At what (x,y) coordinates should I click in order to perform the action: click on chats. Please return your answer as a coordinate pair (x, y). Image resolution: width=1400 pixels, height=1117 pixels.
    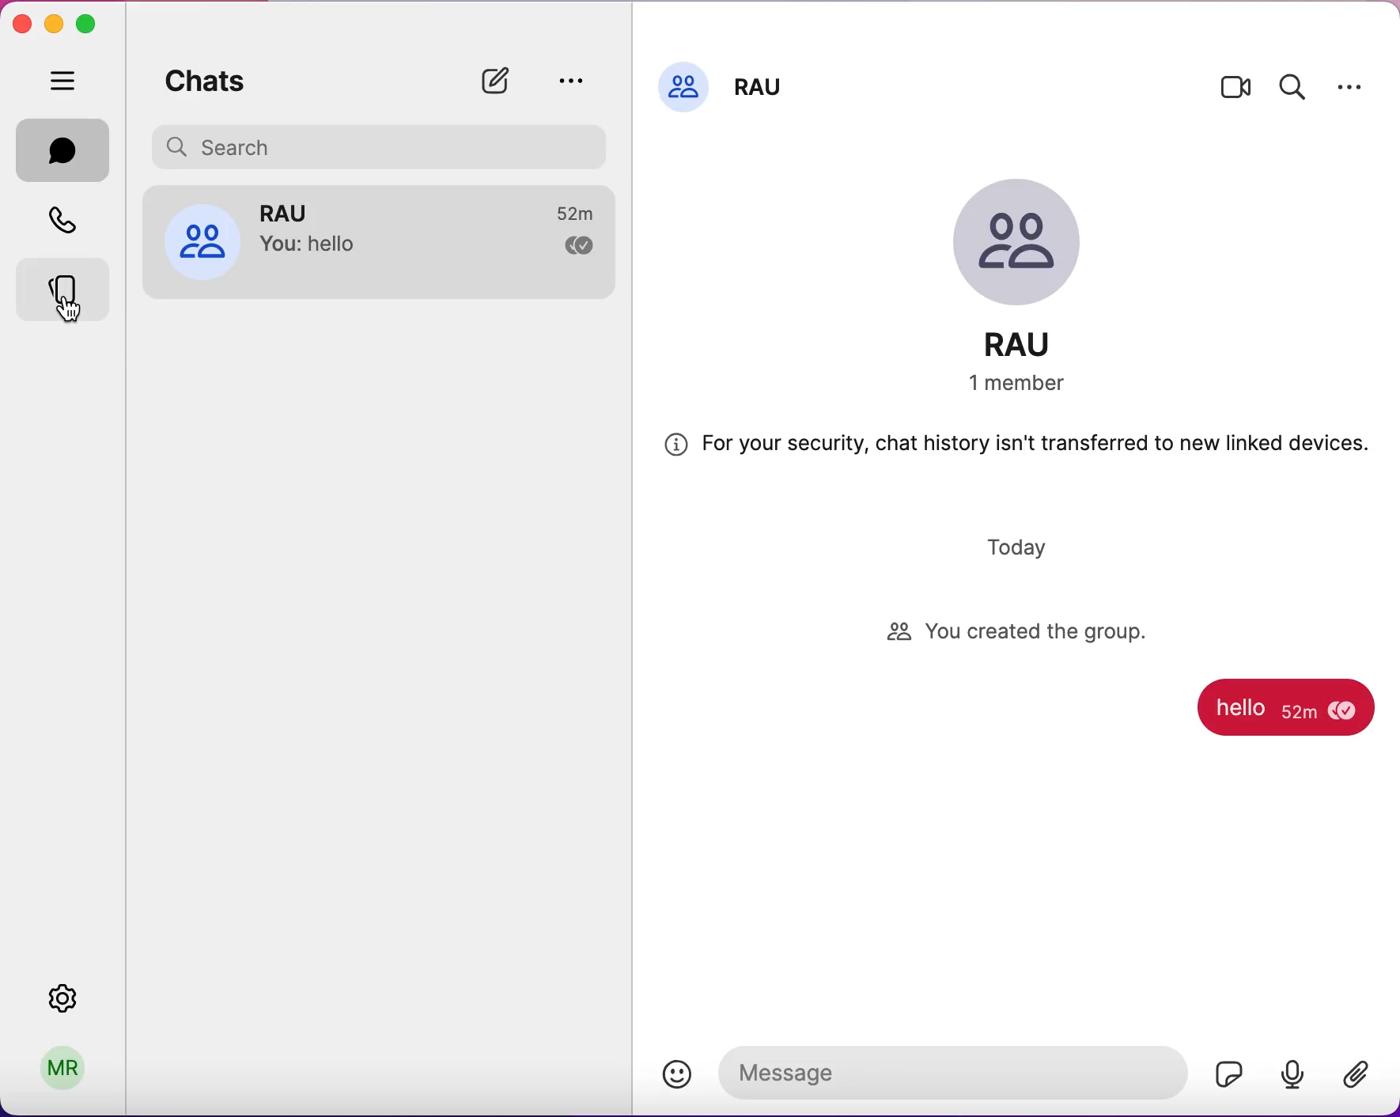
    Looking at the image, I should click on (221, 81).